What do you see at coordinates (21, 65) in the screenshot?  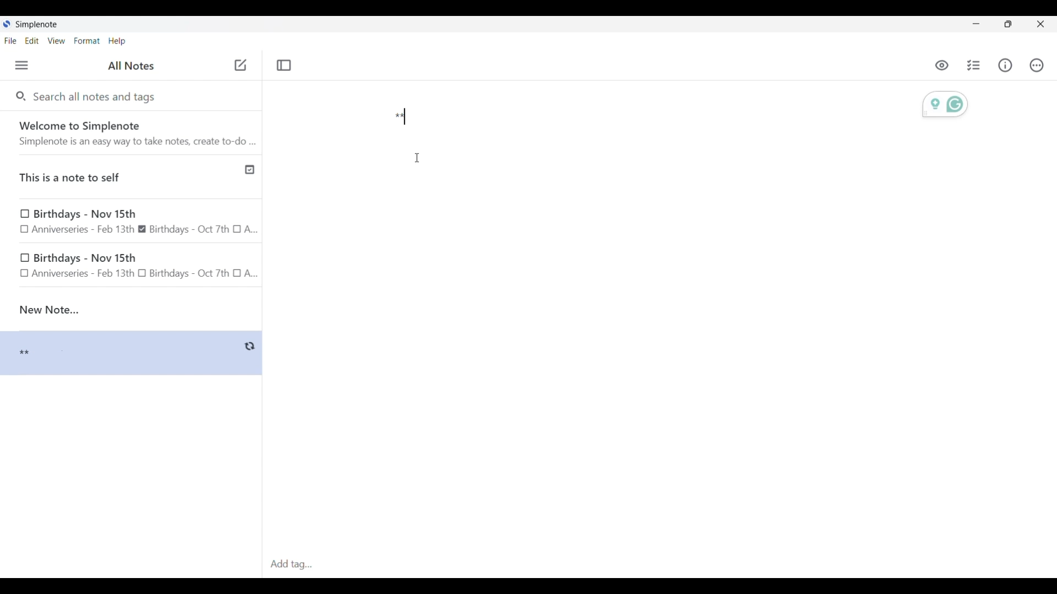 I see `Menu` at bounding box center [21, 65].